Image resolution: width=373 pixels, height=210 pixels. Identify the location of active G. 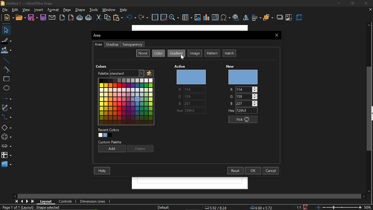
(191, 97).